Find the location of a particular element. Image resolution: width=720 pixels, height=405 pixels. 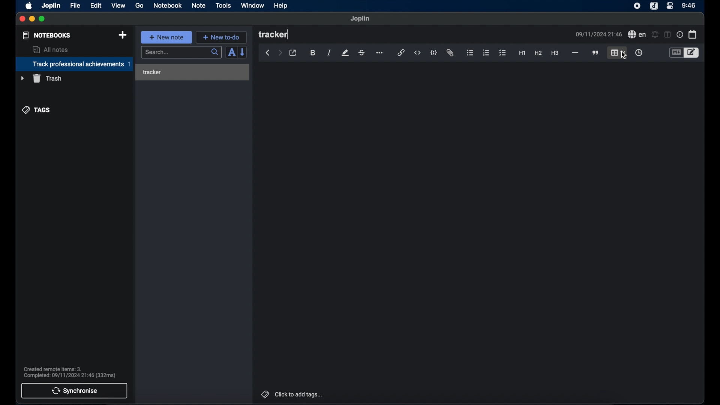

heading 3 is located at coordinates (555, 53).